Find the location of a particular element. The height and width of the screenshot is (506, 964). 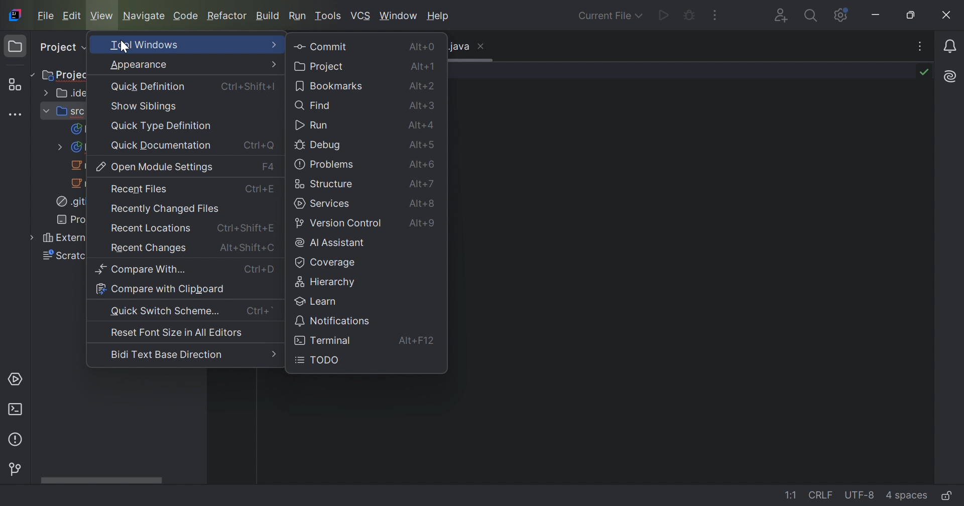

Run is located at coordinates (313, 126).